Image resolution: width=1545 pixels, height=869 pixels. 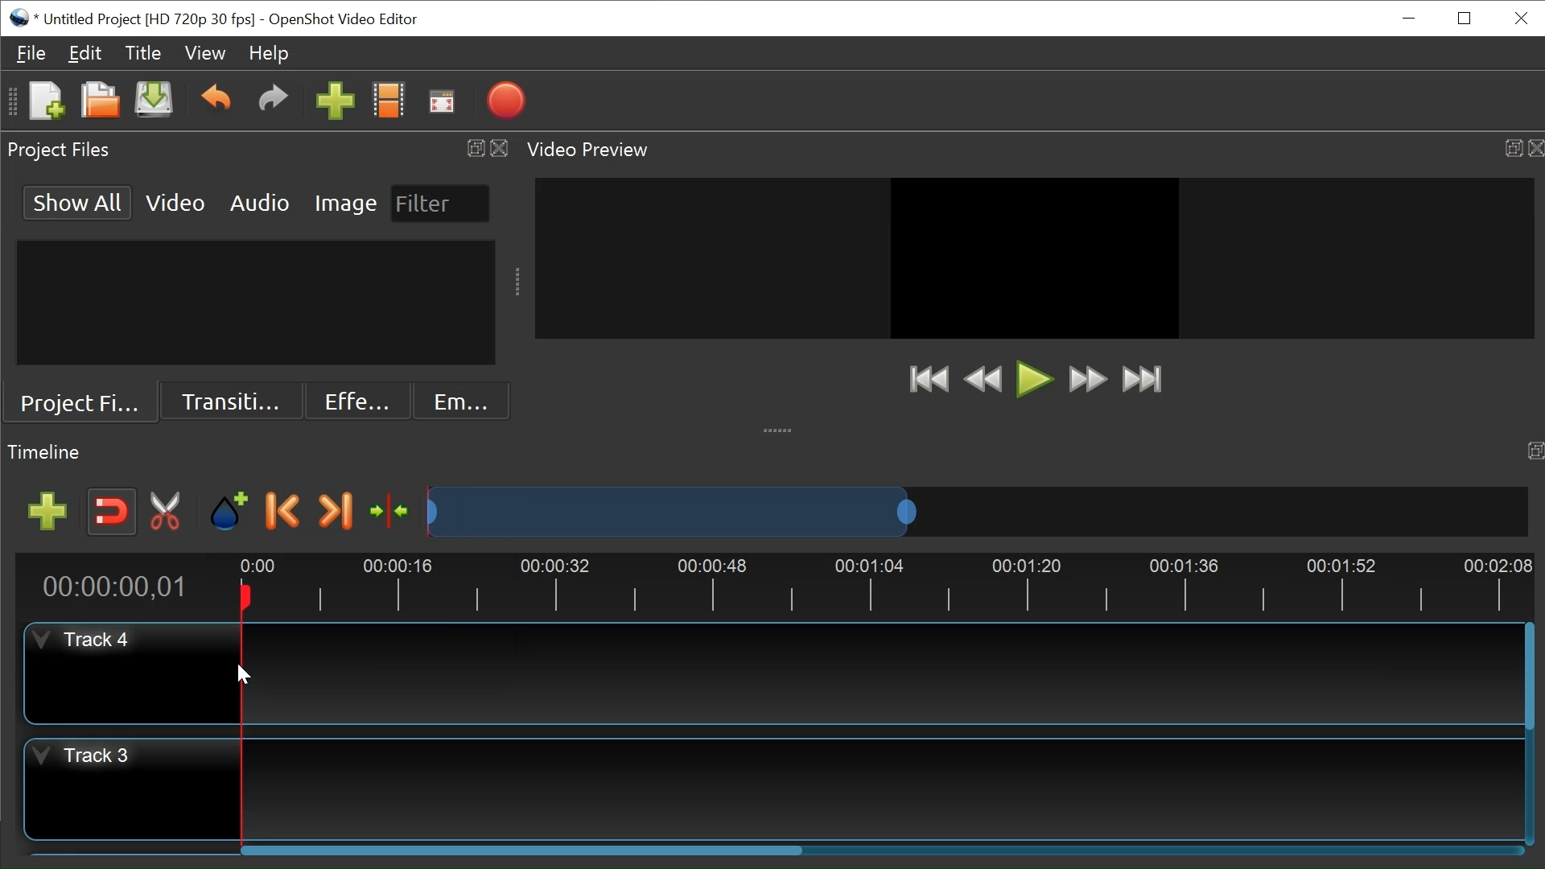 What do you see at coordinates (440, 102) in the screenshot?
I see `Fullscreen` at bounding box center [440, 102].